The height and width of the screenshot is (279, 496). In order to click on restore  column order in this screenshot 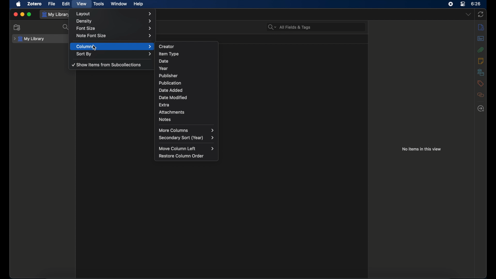, I will do `click(182, 156)`.